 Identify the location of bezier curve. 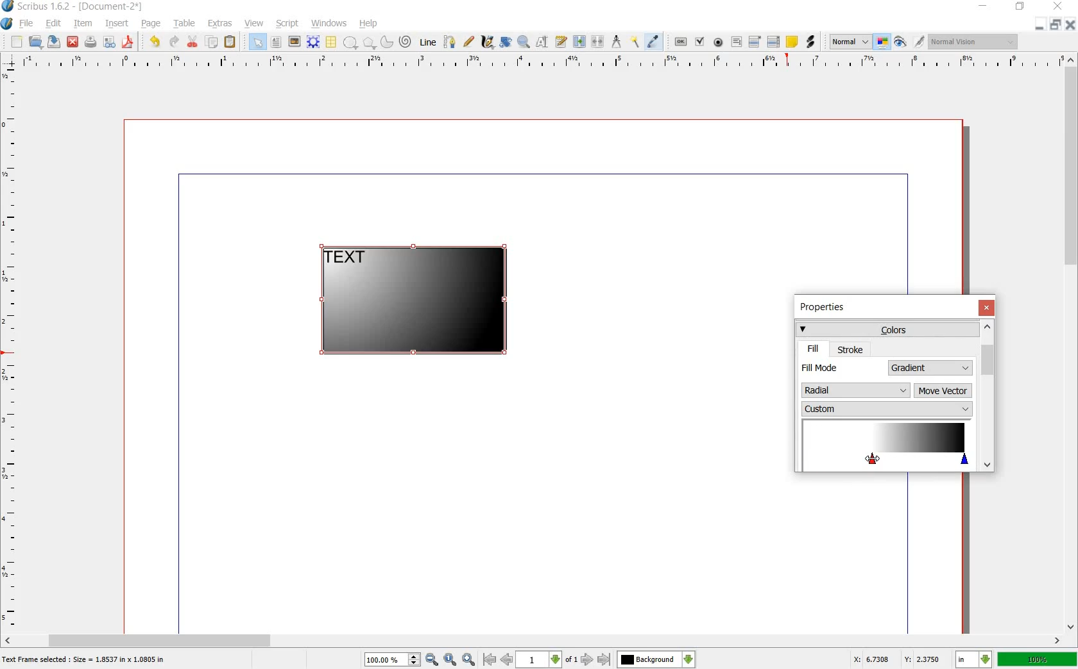
(450, 43).